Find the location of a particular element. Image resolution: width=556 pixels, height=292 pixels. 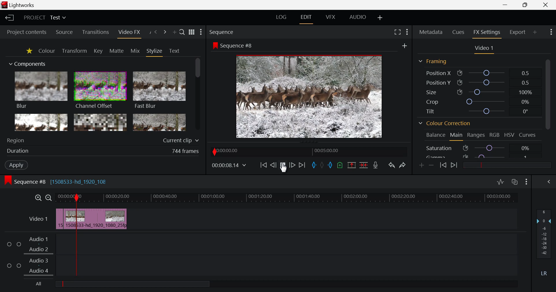

Full Screen is located at coordinates (396, 33).